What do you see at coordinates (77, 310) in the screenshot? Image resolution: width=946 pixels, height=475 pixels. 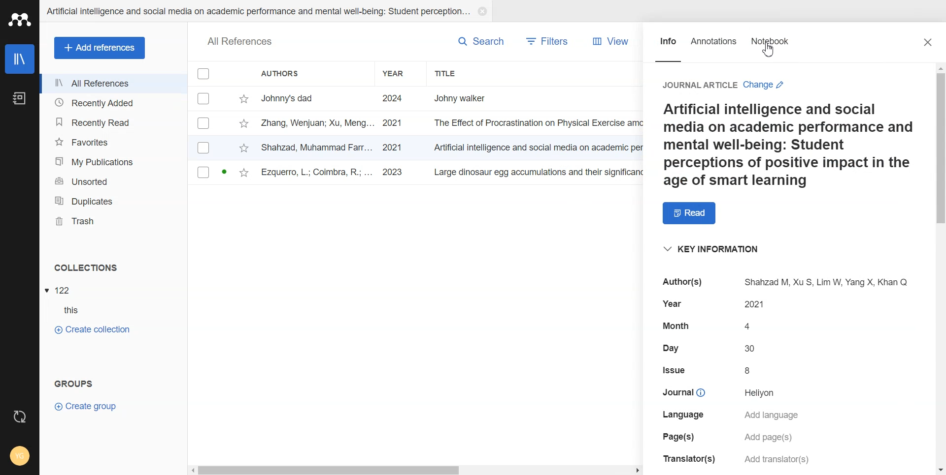 I see `this` at bounding box center [77, 310].